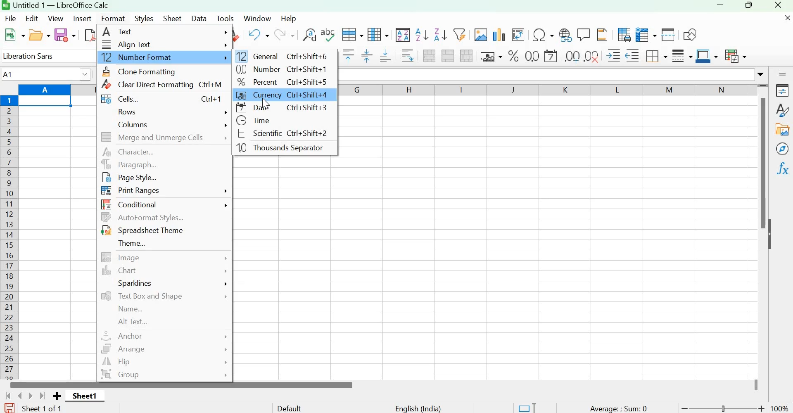  Describe the element at coordinates (418, 408) in the screenshot. I see `English(India)` at that location.